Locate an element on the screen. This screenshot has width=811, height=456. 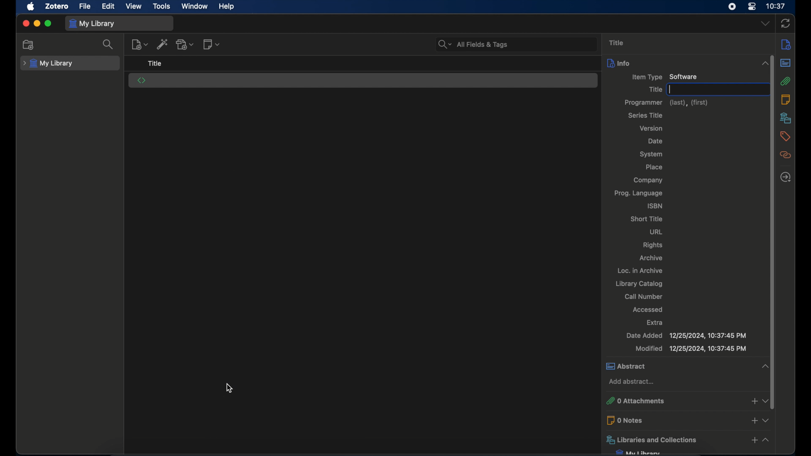
maximize is located at coordinates (49, 24).